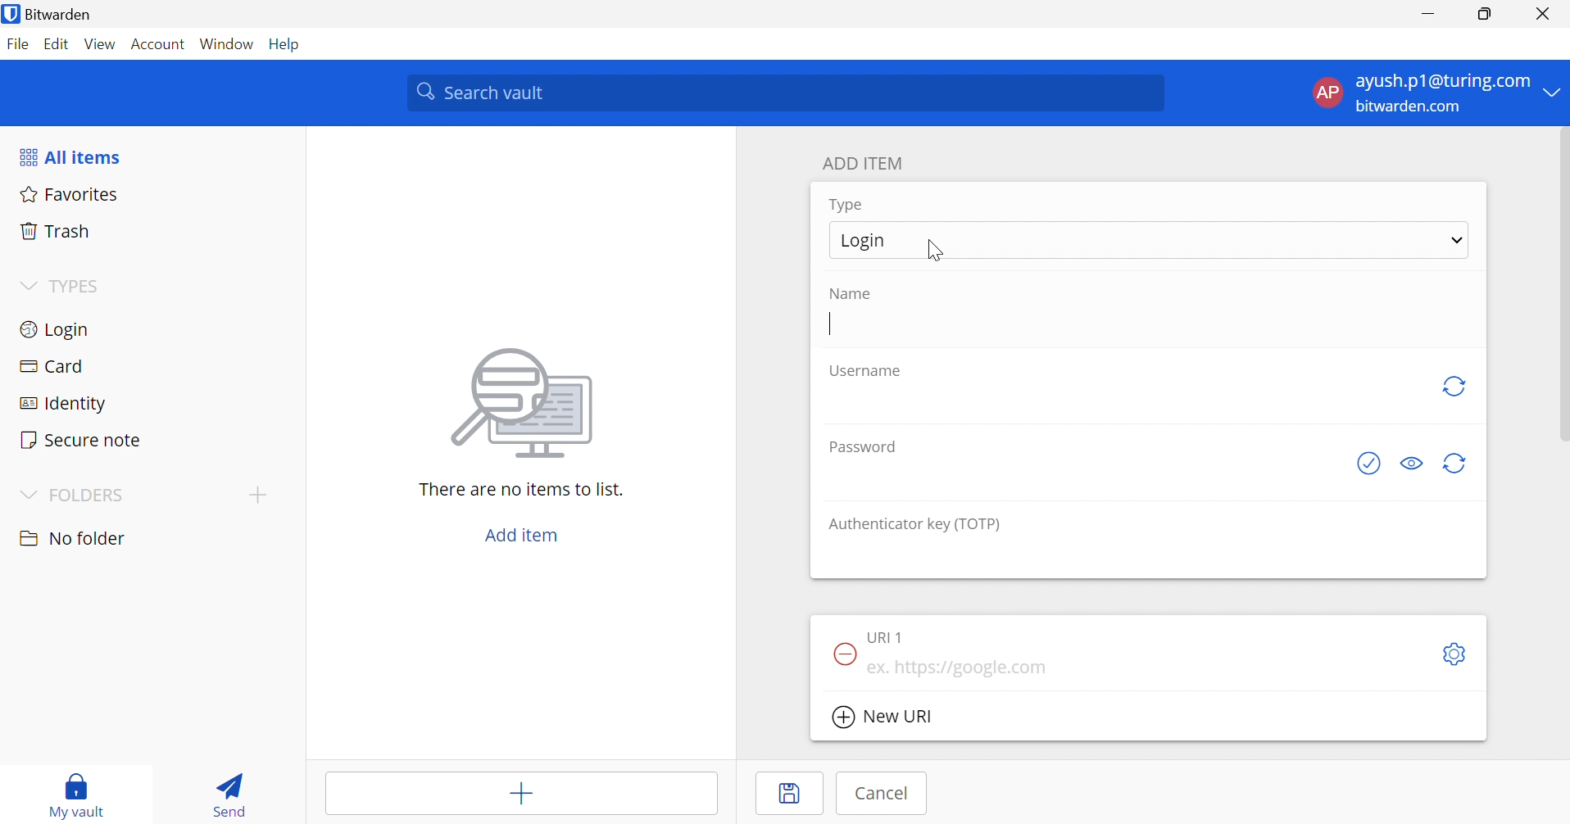 This screenshot has height=824, width=1570. What do you see at coordinates (787, 93) in the screenshot?
I see `Search vault` at bounding box center [787, 93].